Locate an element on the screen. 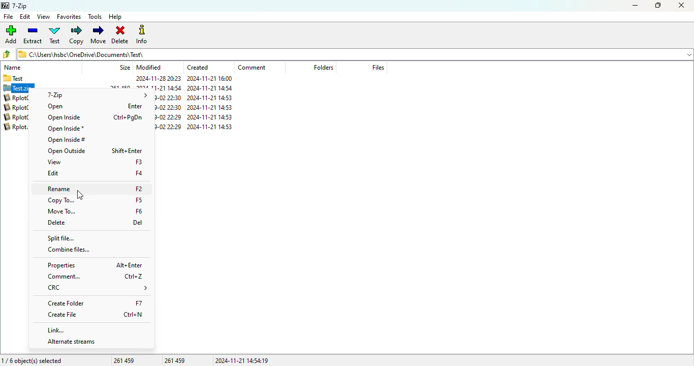  Ctrl+N is located at coordinates (133, 315).